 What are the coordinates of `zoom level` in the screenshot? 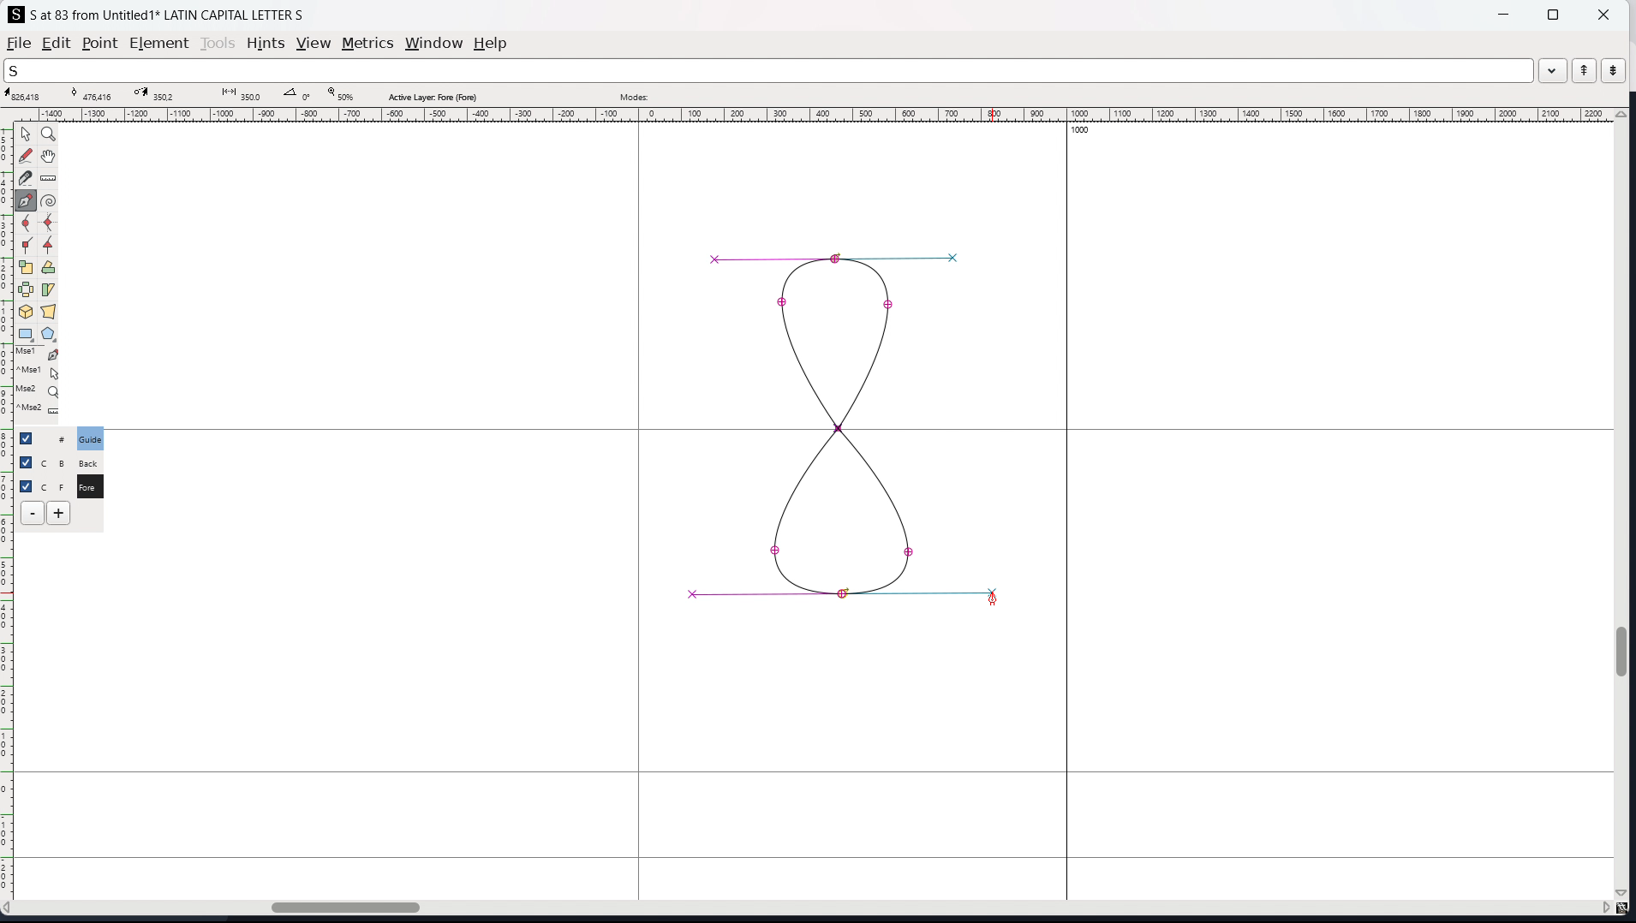 It's located at (340, 95).